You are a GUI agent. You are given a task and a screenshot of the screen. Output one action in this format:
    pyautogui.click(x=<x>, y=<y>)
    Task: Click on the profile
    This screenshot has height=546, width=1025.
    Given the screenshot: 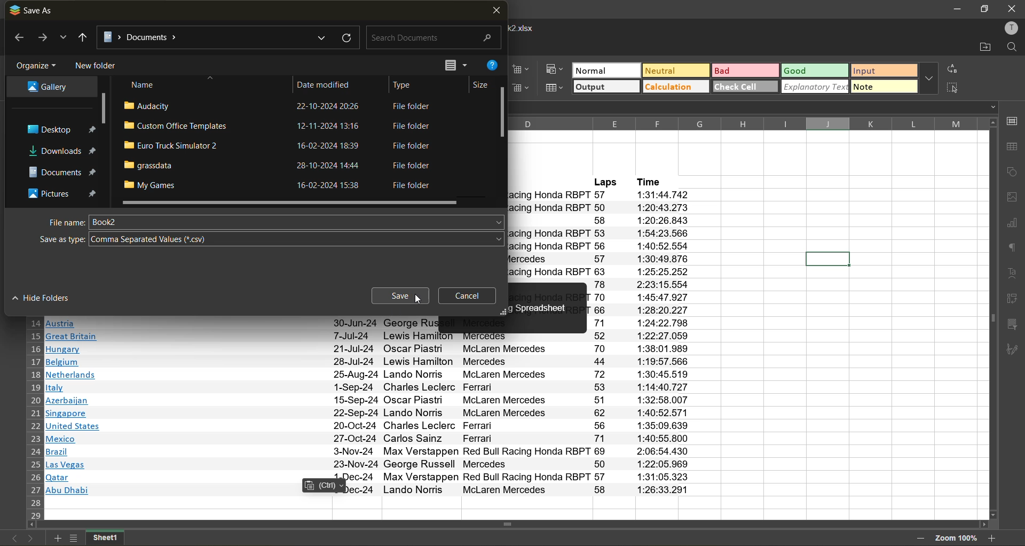 What is the action you would take?
    pyautogui.click(x=1011, y=27)
    